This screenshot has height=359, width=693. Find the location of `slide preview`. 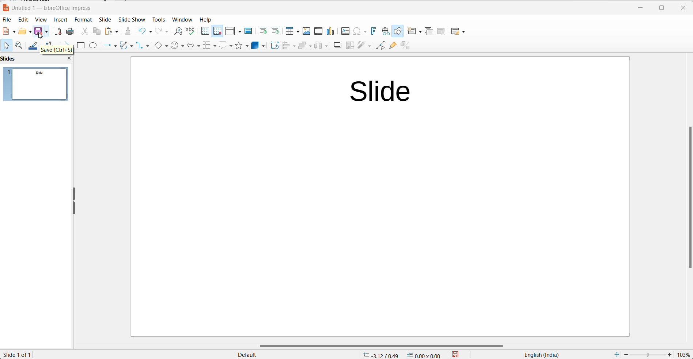

slide preview is located at coordinates (37, 86).